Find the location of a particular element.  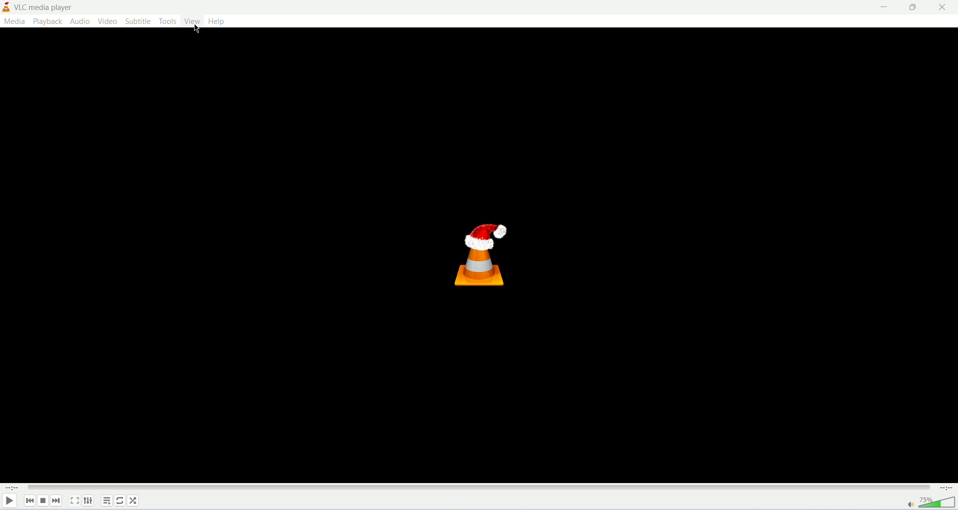

fullscreen is located at coordinates (75, 501).